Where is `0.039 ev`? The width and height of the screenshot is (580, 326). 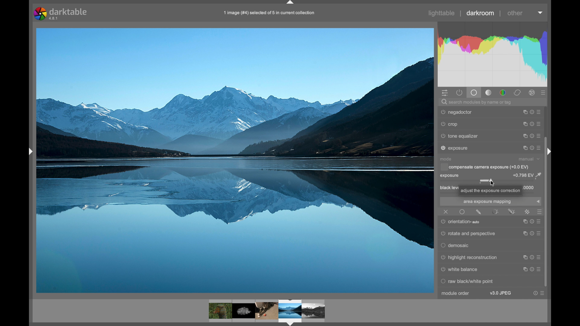
0.039 ev is located at coordinates (527, 175).